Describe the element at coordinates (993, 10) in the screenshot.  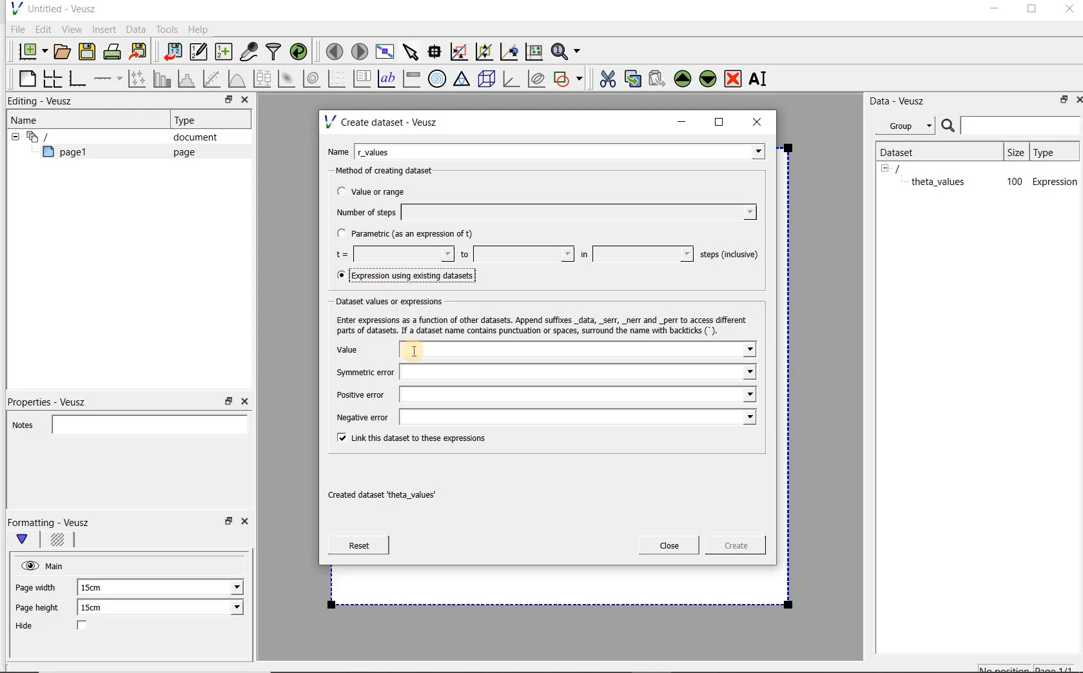
I see `minimize` at that location.